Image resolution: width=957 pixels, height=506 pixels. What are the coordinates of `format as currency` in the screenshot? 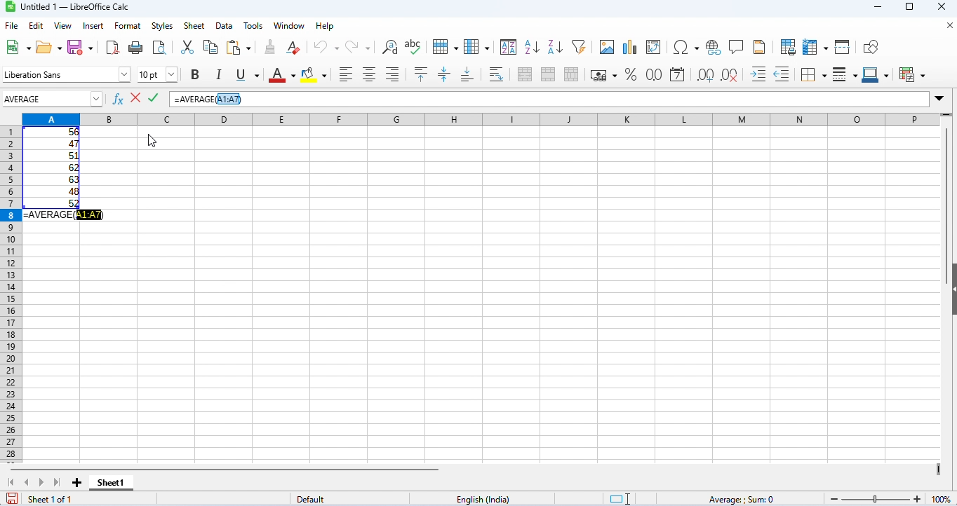 It's located at (603, 74).